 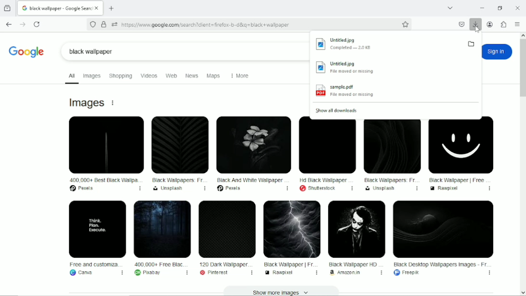 I want to click on 400,000+ Free Blac..., so click(x=160, y=239).